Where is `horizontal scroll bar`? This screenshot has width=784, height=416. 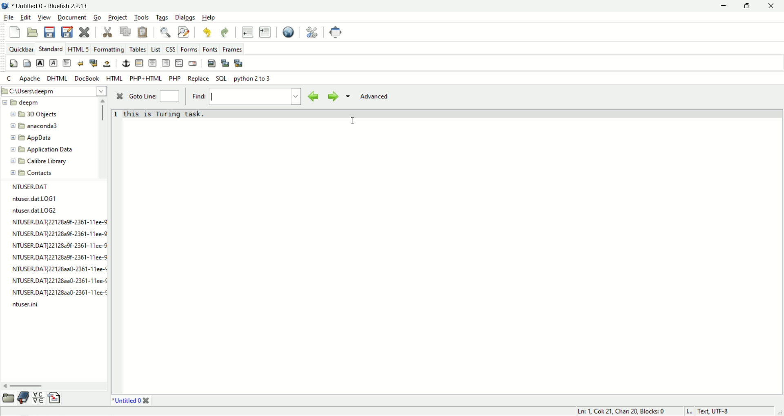
horizontal scroll bar is located at coordinates (27, 385).